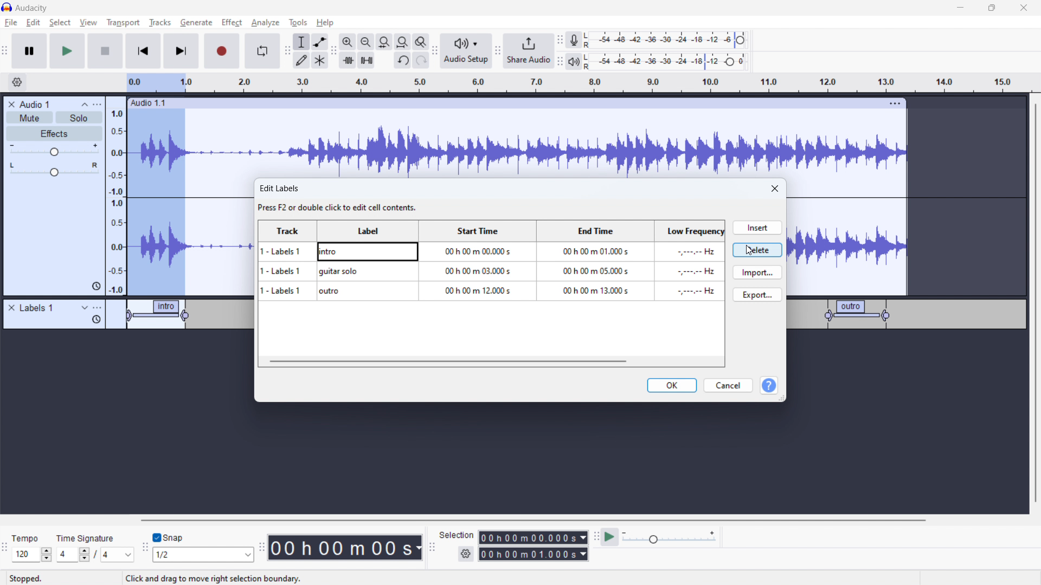 The height and width of the screenshot is (585, 1041). Describe the element at coordinates (297, 22) in the screenshot. I see `tools` at that location.